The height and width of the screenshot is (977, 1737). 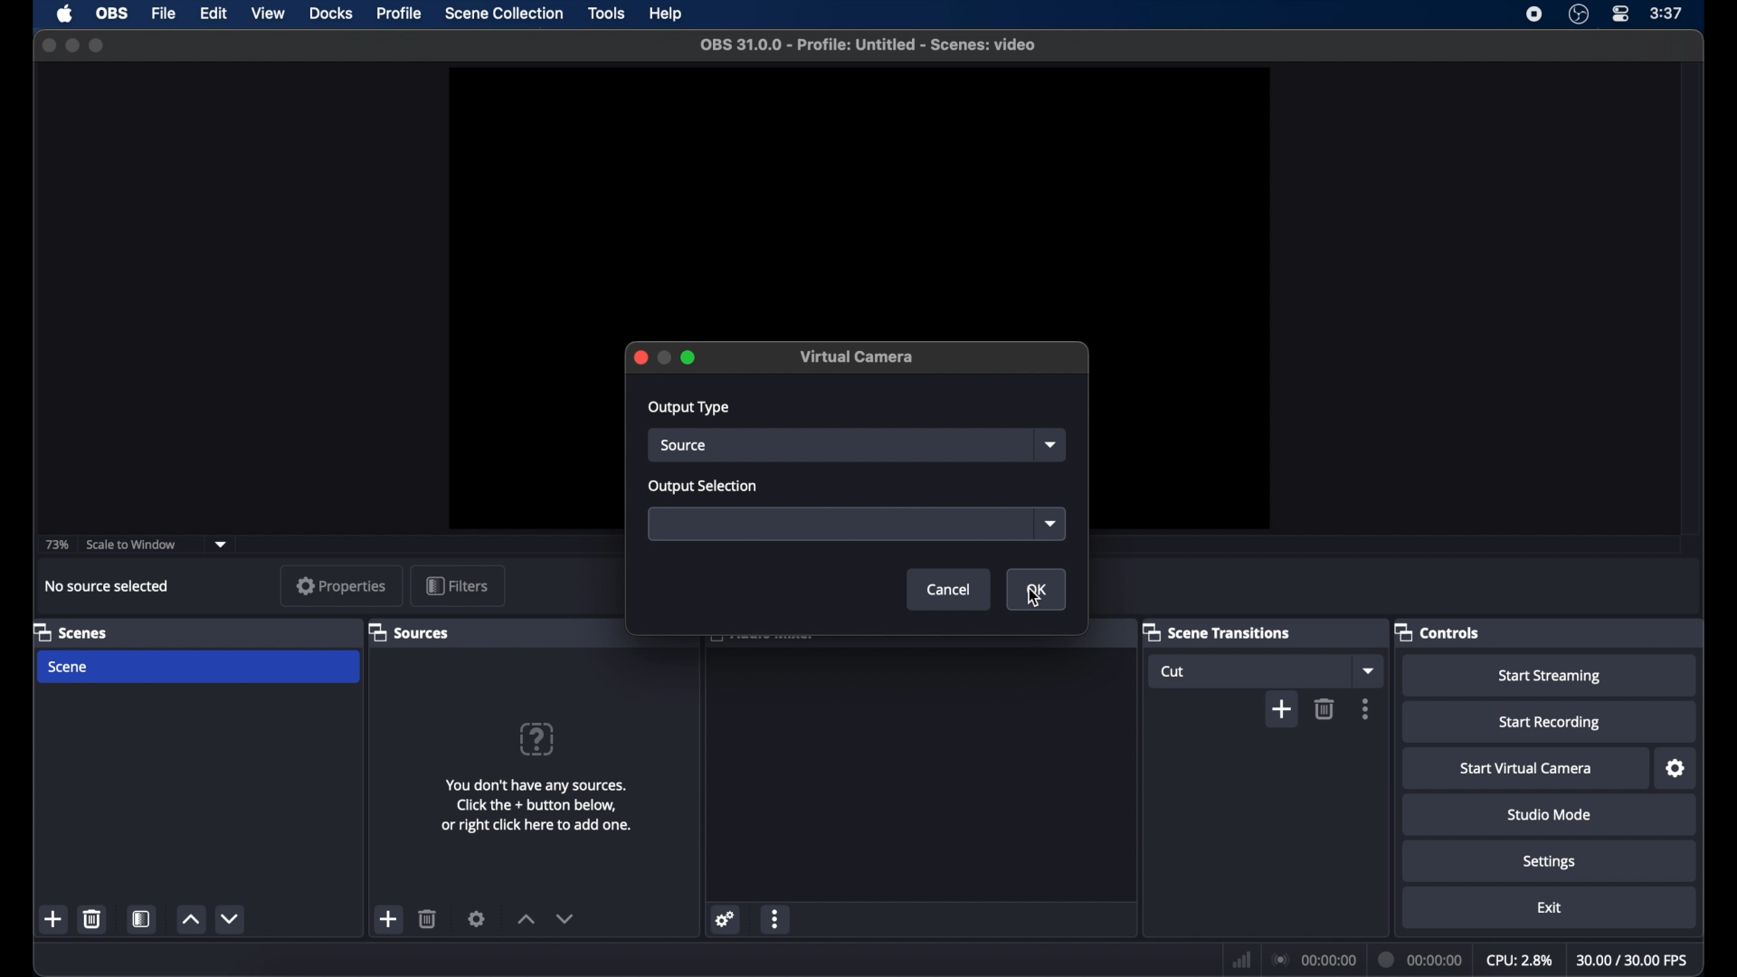 I want to click on obS 31.0.0 - Profile: Untitled - Scenes: video, so click(x=883, y=47).